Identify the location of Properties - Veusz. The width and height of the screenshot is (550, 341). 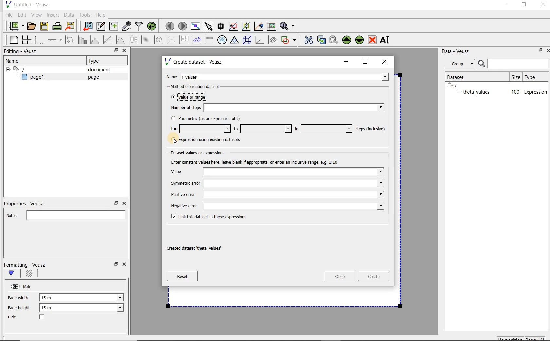
(27, 203).